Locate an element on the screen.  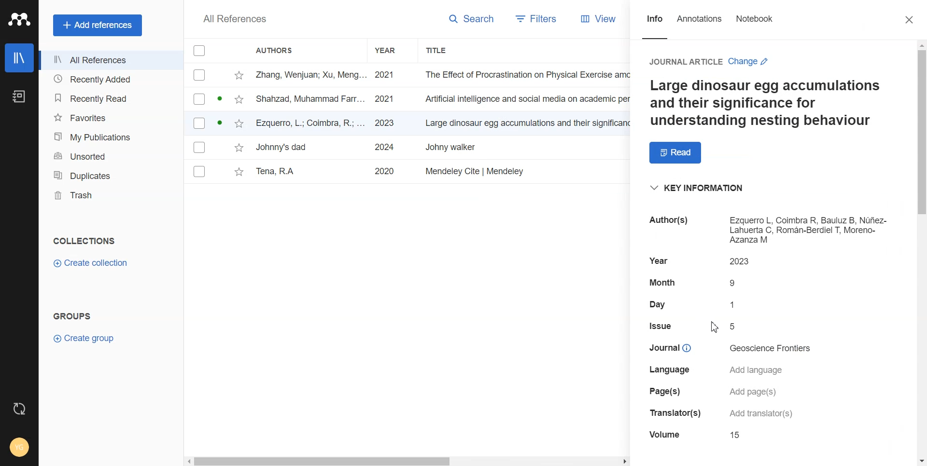
Read is located at coordinates (677, 153).